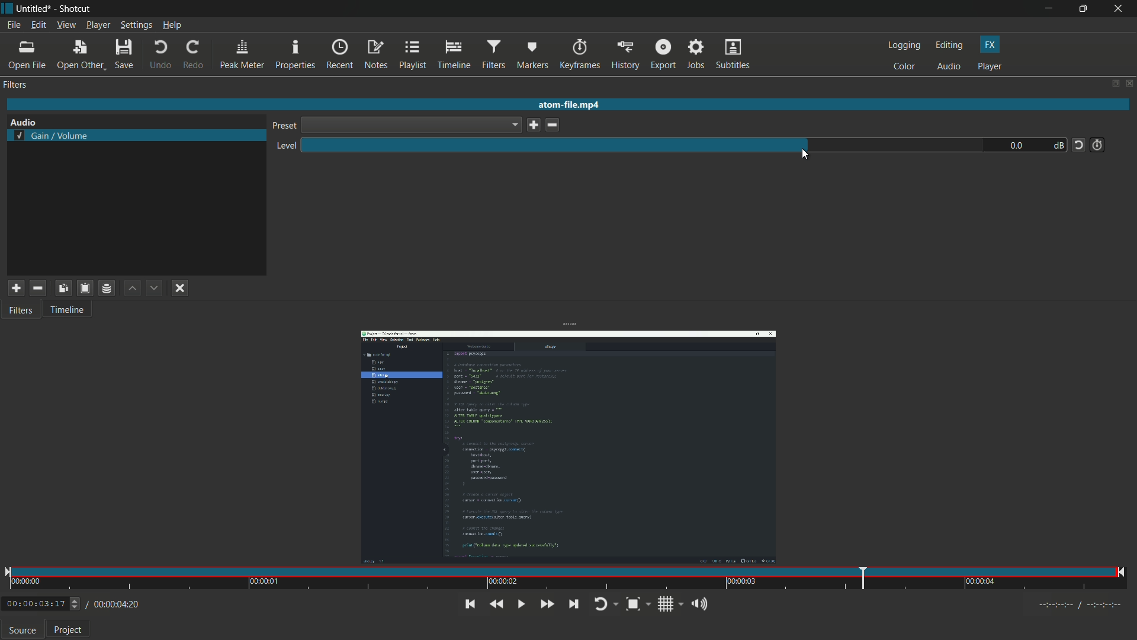 Image resolution: width=1137 pixels, height=640 pixels. I want to click on peak meter, so click(243, 56).